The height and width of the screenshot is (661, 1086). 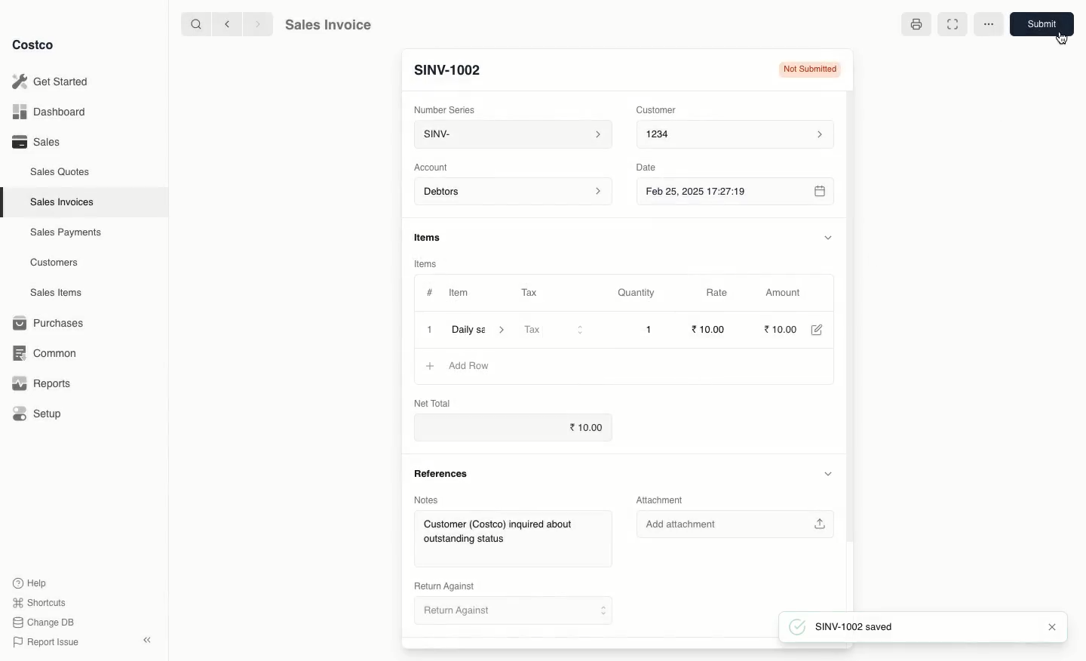 What do you see at coordinates (53, 110) in the screenshot?
I see `Dashboard` at bounding box center [53, 110].